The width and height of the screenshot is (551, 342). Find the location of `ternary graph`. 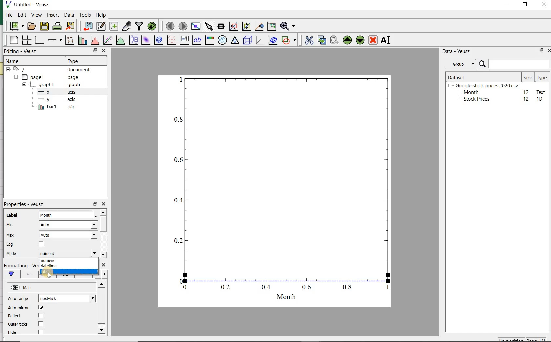

ternary graph is located at coordinates (235, 41).